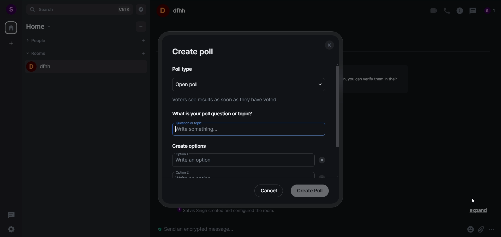 The height and width of the screenshot is (237, 501). Describe the element at coordinates (490, 11) in the screenshot. I see `people` at that location.